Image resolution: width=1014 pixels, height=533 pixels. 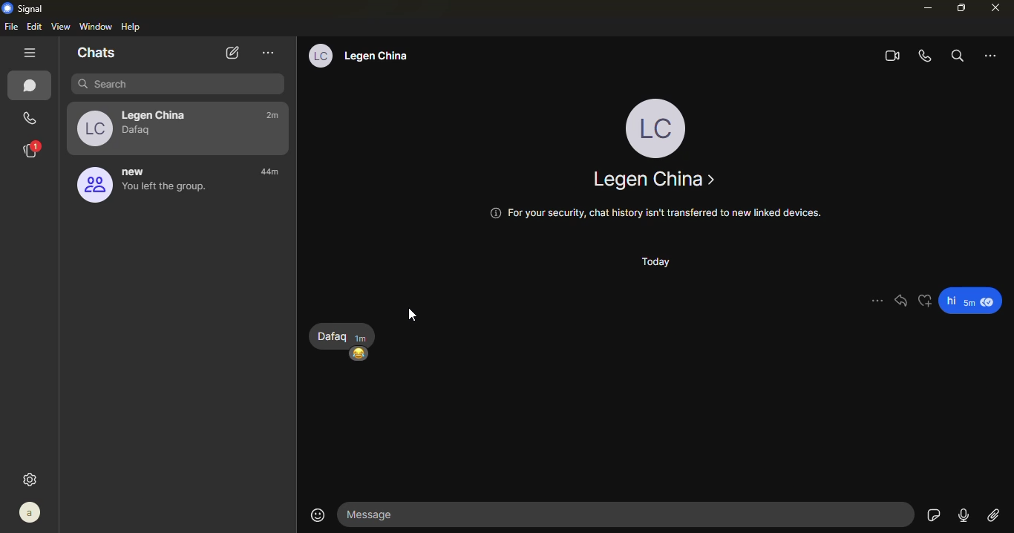 I want to click on lc profile, so click(x=319, y=56).